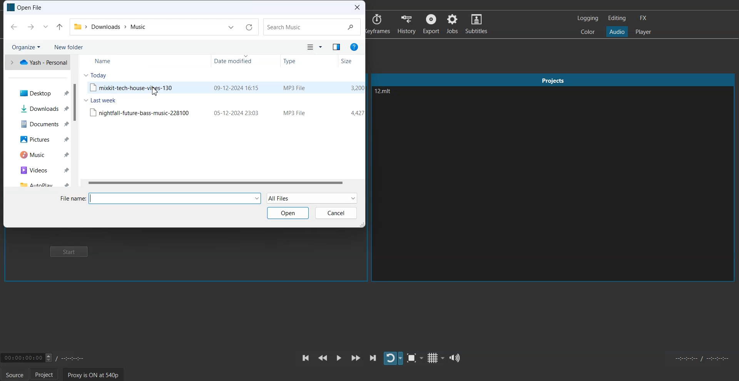 The width and height of the screenshot is (739, 381). I want to click on Help, so click(354, 46).